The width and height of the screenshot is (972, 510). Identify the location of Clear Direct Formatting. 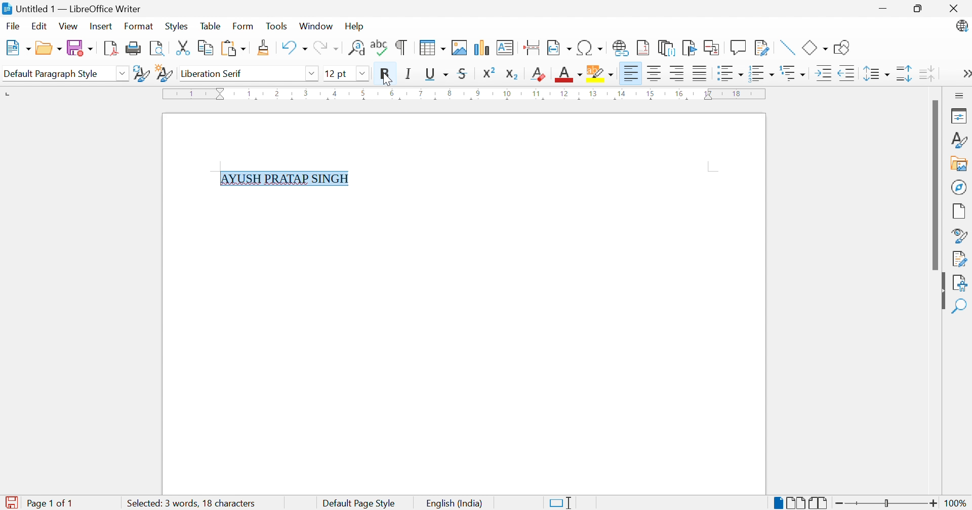
(539, 75).